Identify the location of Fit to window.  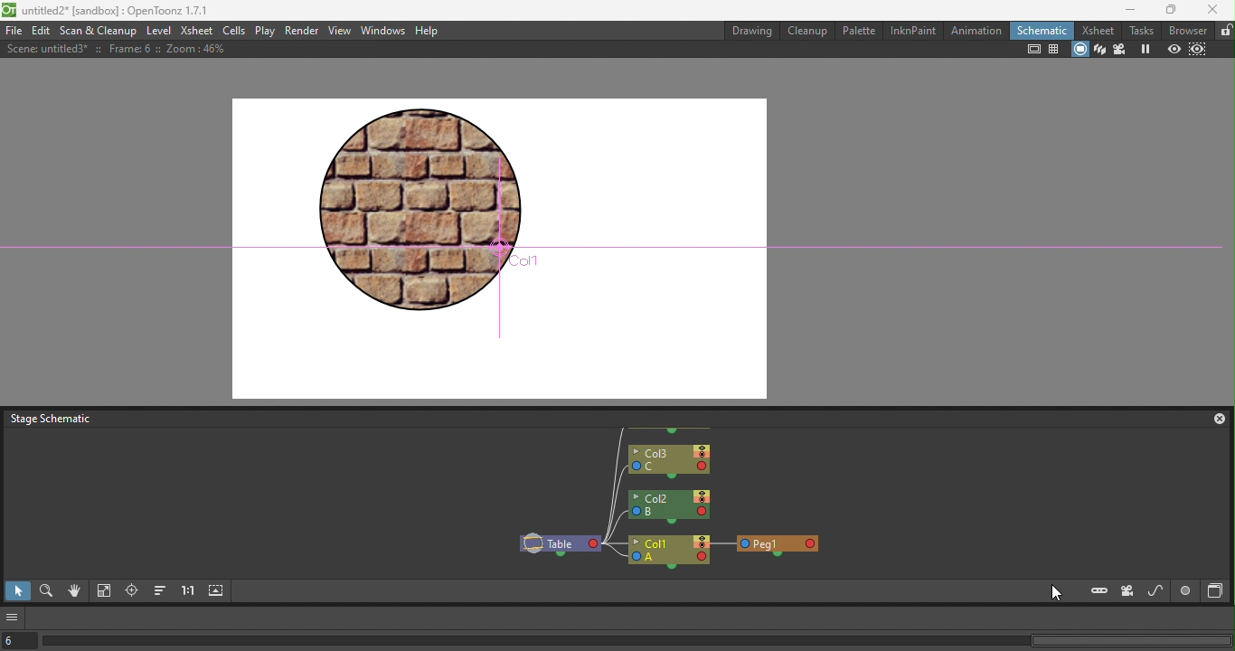
(104, 592).